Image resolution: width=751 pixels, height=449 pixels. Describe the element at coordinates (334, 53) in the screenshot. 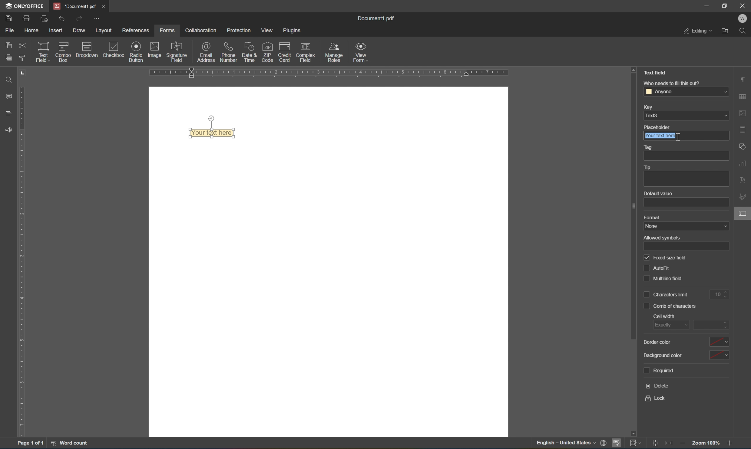

I see `manage roles` at that location.